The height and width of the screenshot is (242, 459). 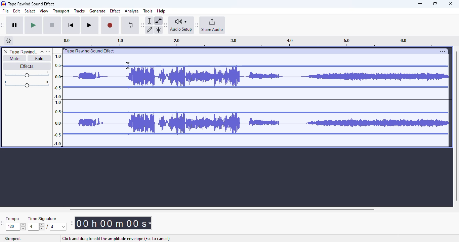 What do you see at coordinates (456, 125) in the screenshot?
I see `vertical scroll bar` at bounding box center [456, 125].